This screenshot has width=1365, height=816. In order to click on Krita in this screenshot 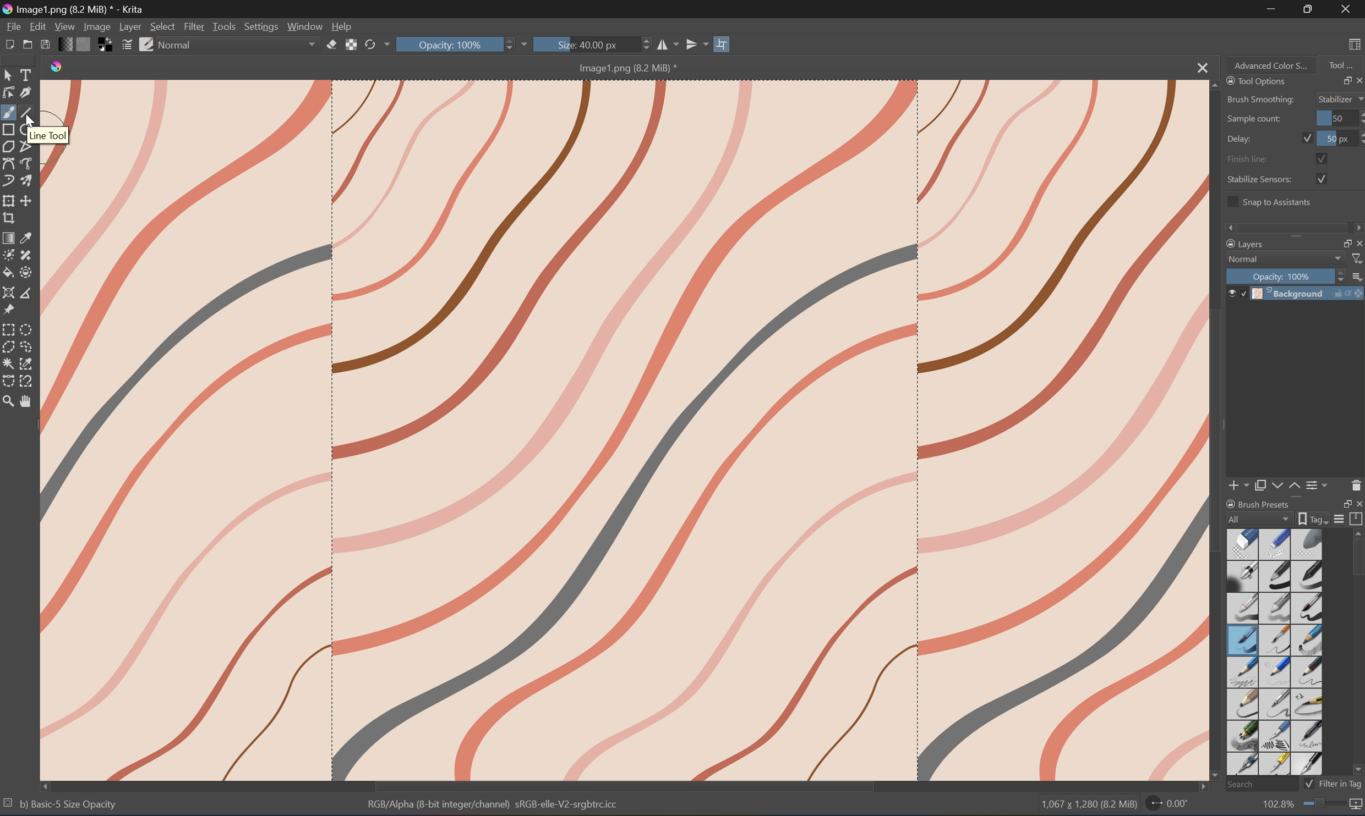, I will do `click(57, 68)`.